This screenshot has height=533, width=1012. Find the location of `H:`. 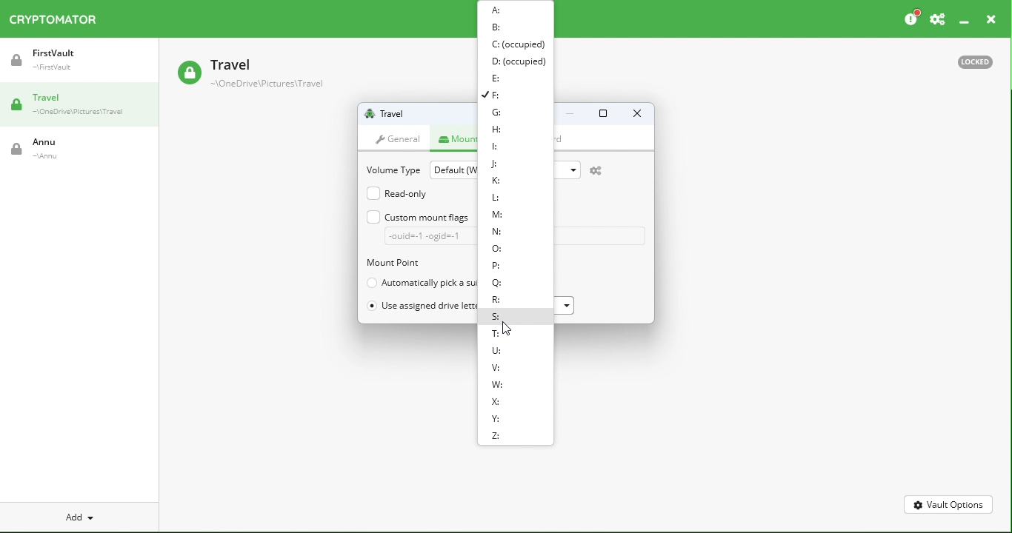

H: is located at coordinates (496, 130).